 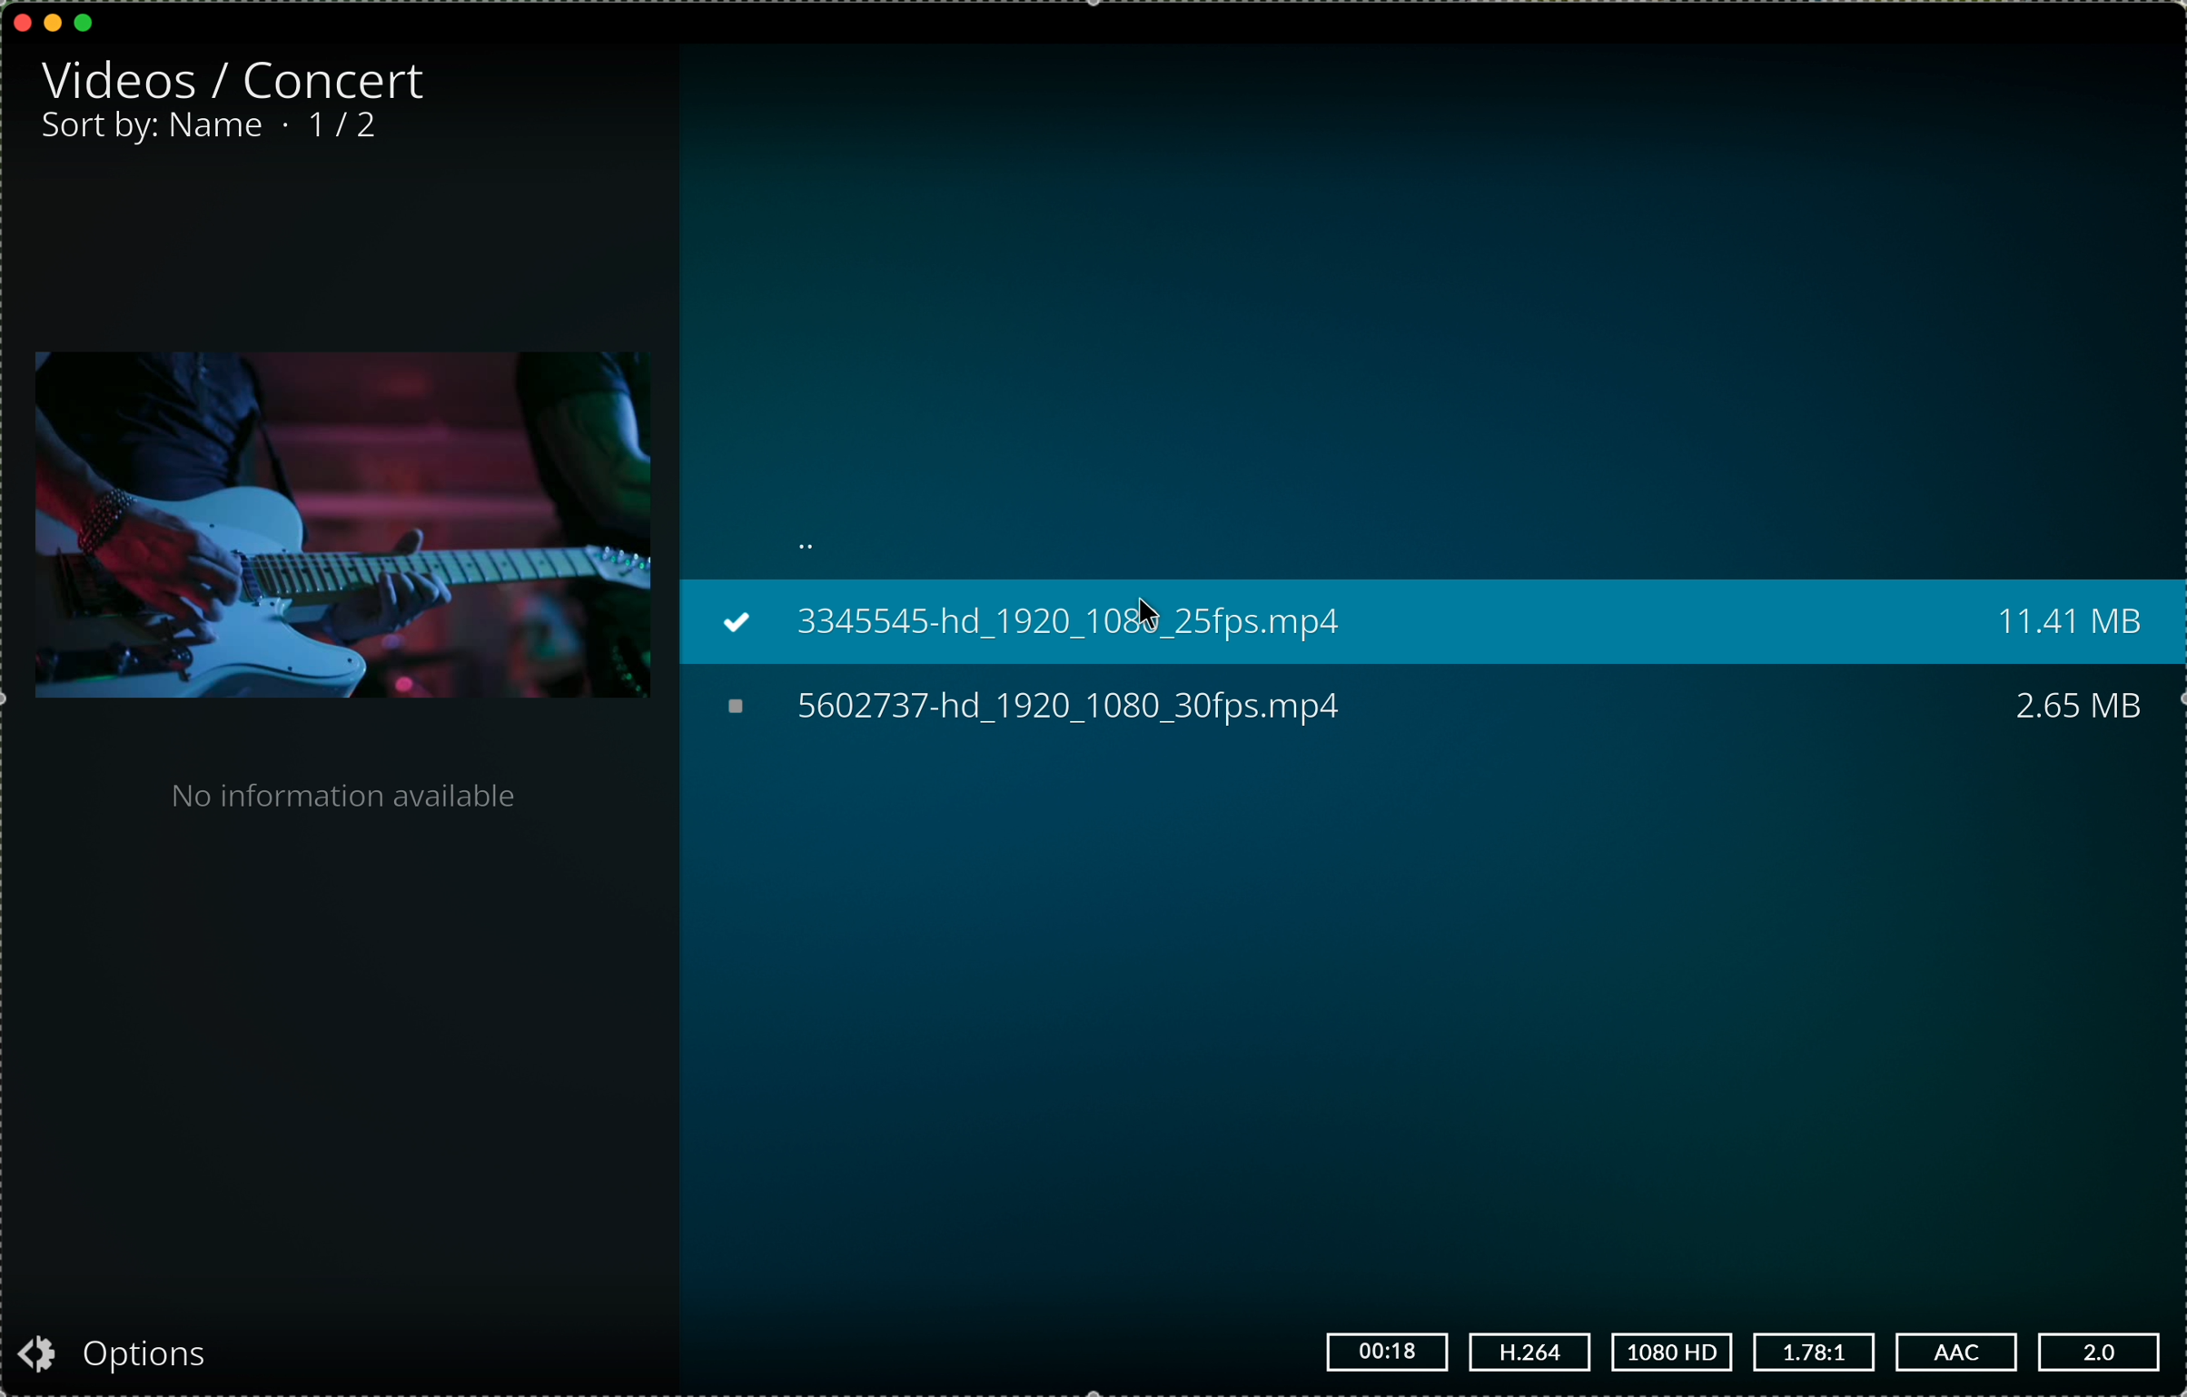 What do you see at coordinates (1674, 1355) in the screenshot?
I see `1080 HD` at bounding box center [1674, 1355].